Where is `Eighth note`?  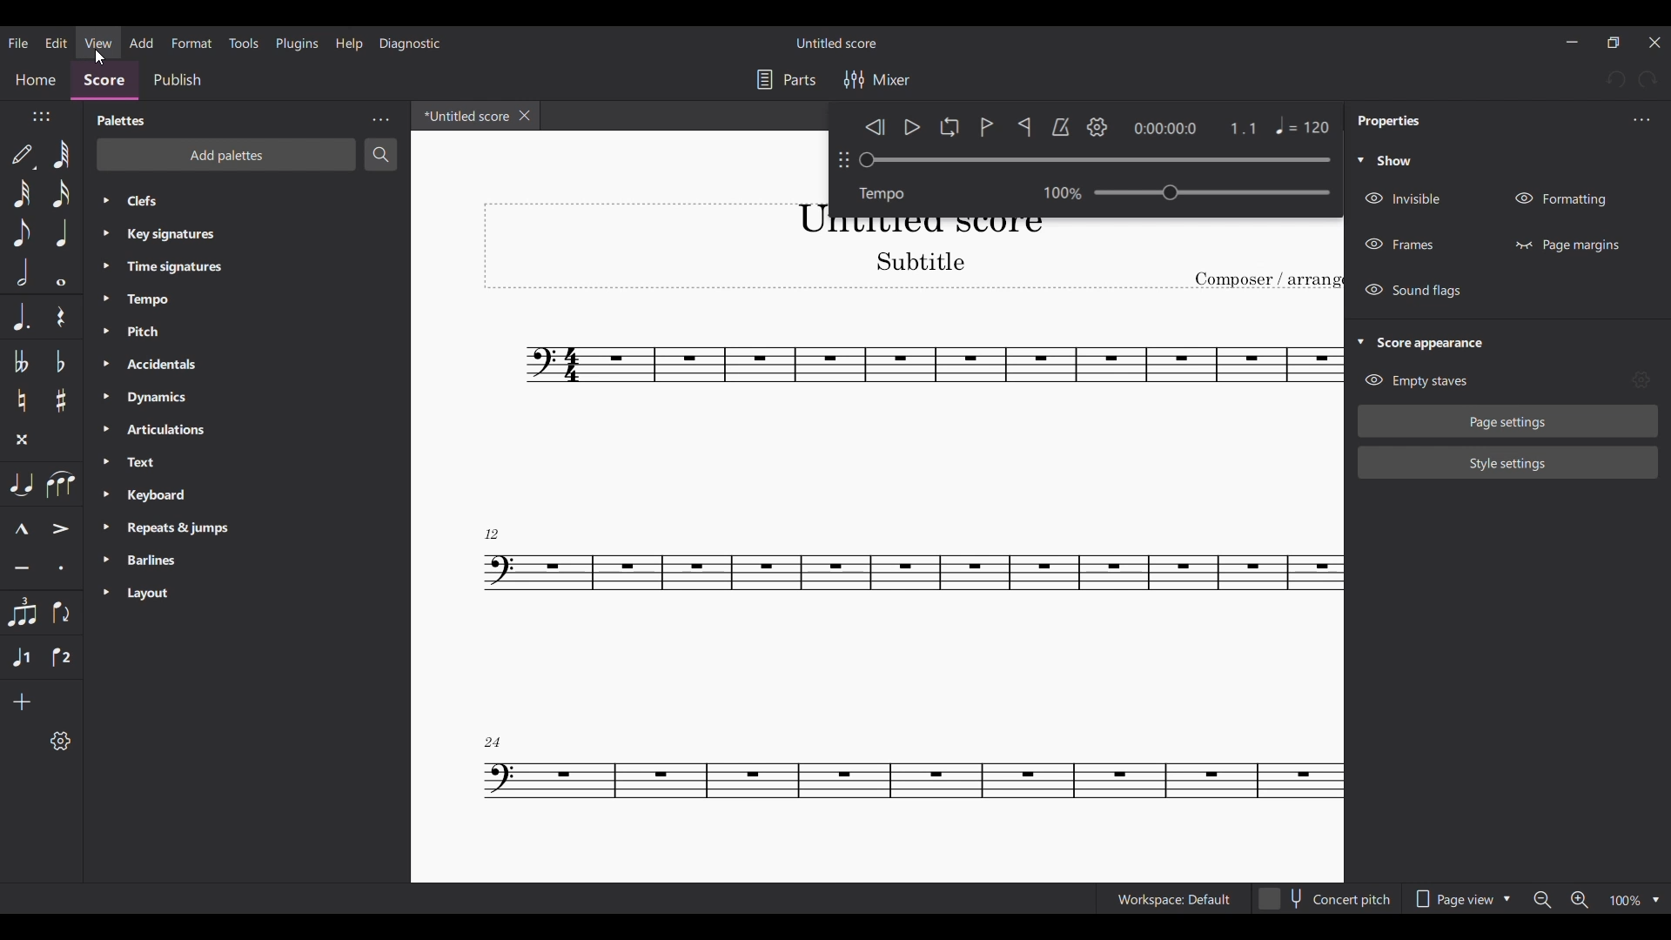 Eighth note is located at coordinates (21, 232).